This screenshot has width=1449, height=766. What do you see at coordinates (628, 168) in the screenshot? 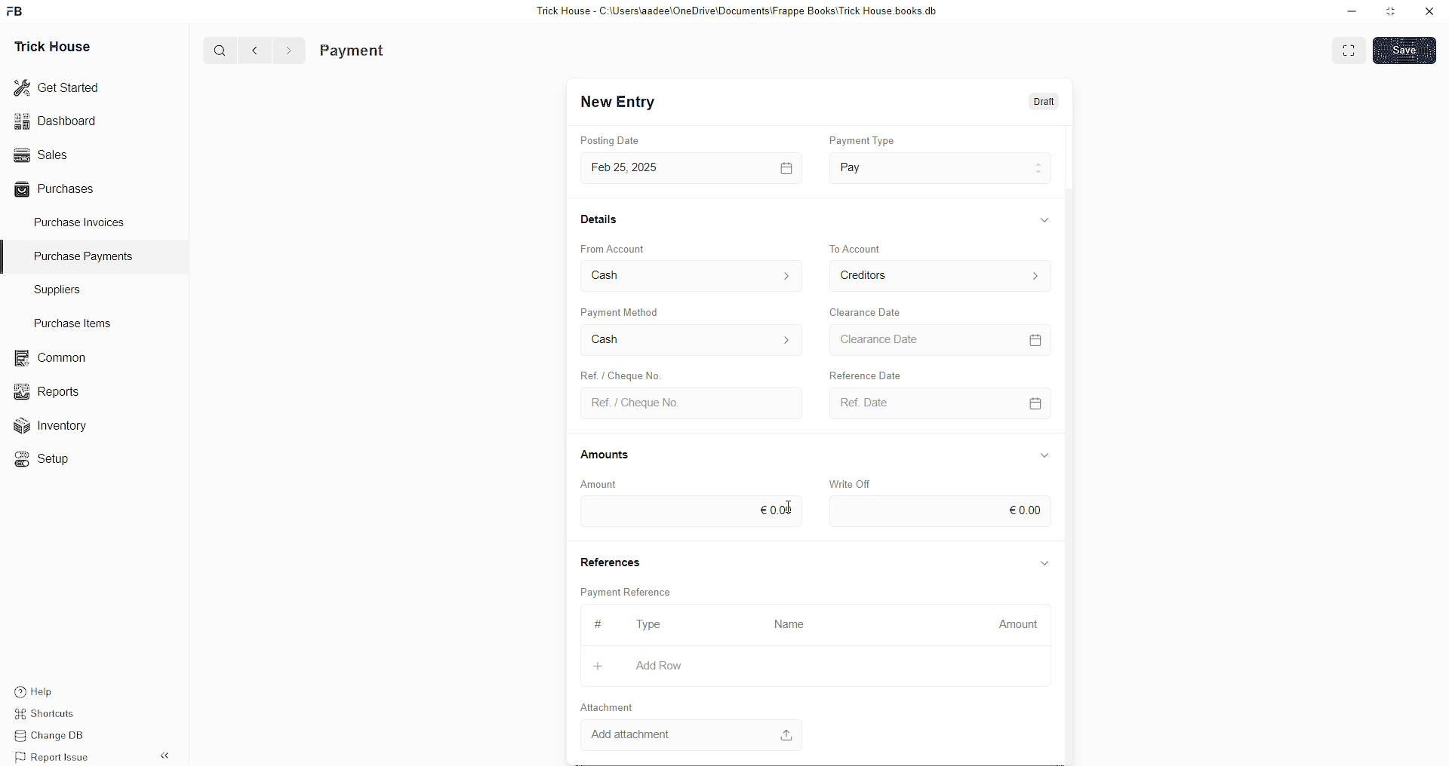
I see `Feb 25,2025` at bounding box center [628, 168].